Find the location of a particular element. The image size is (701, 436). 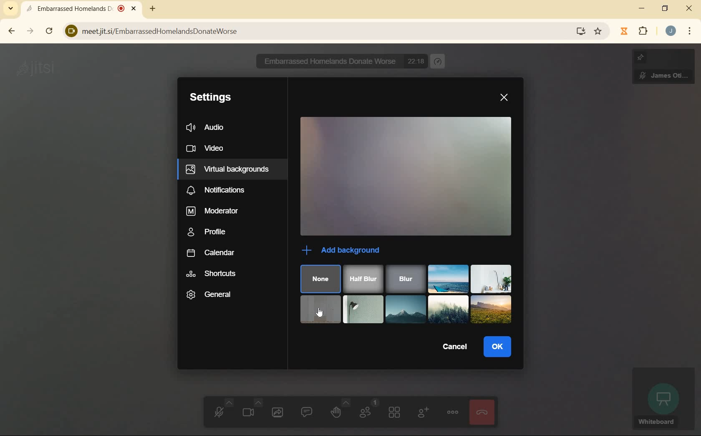

general is located at coordinates (217, 295).